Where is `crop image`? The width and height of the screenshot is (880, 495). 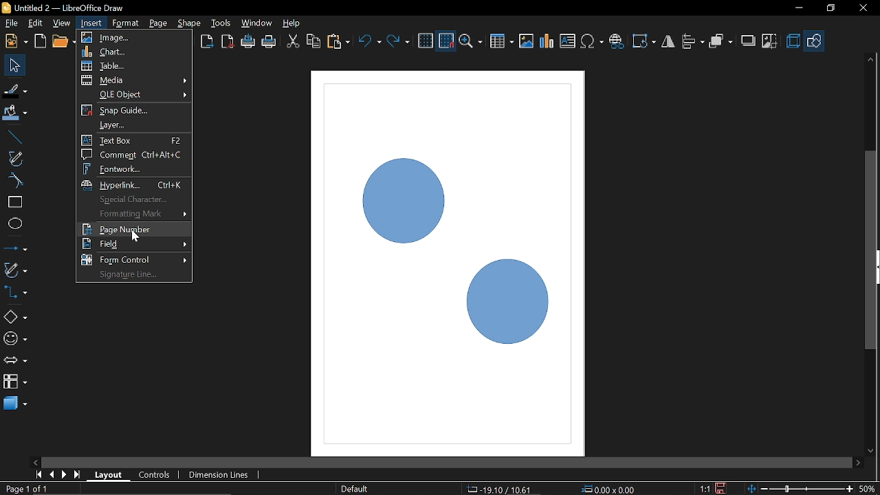 crop image is located at coordinates (770, 42).